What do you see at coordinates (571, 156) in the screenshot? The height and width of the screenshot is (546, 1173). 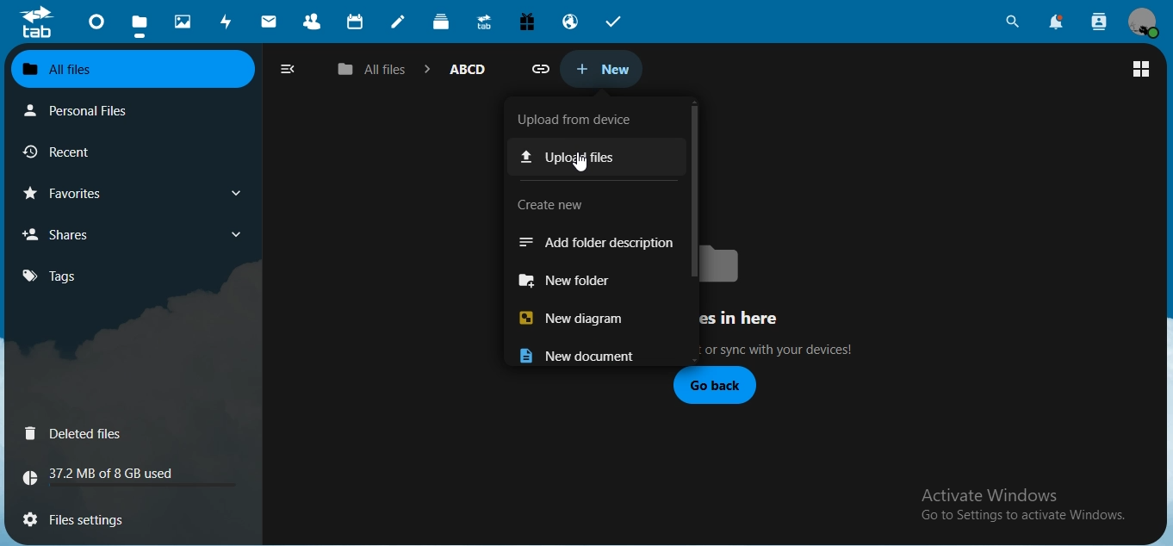 I see `upload files` at bounding box center [571, 156].